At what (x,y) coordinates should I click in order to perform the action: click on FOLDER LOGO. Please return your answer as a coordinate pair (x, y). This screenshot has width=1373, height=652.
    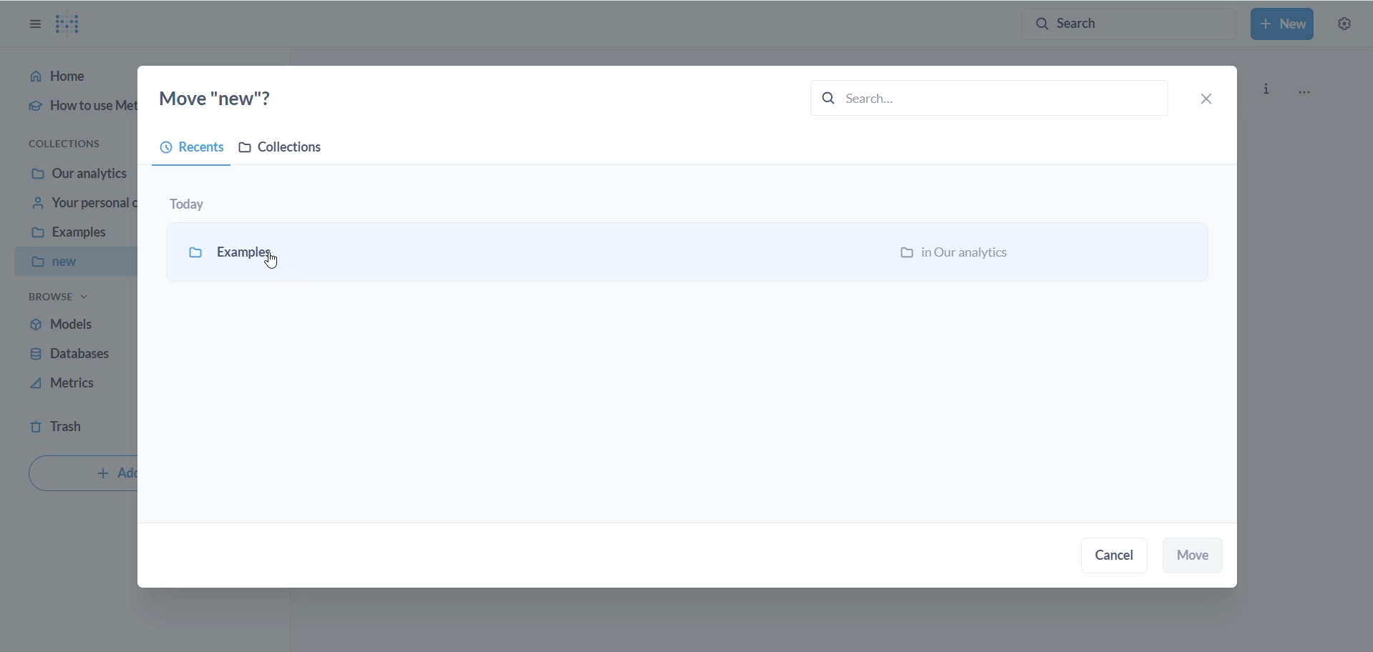
    Looking at the image, I should click on (193, 250).